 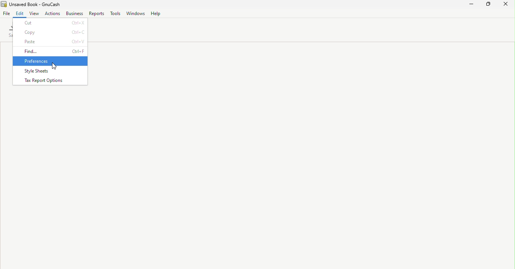 I want to click on Tax report options, so click(x=49, y=81).